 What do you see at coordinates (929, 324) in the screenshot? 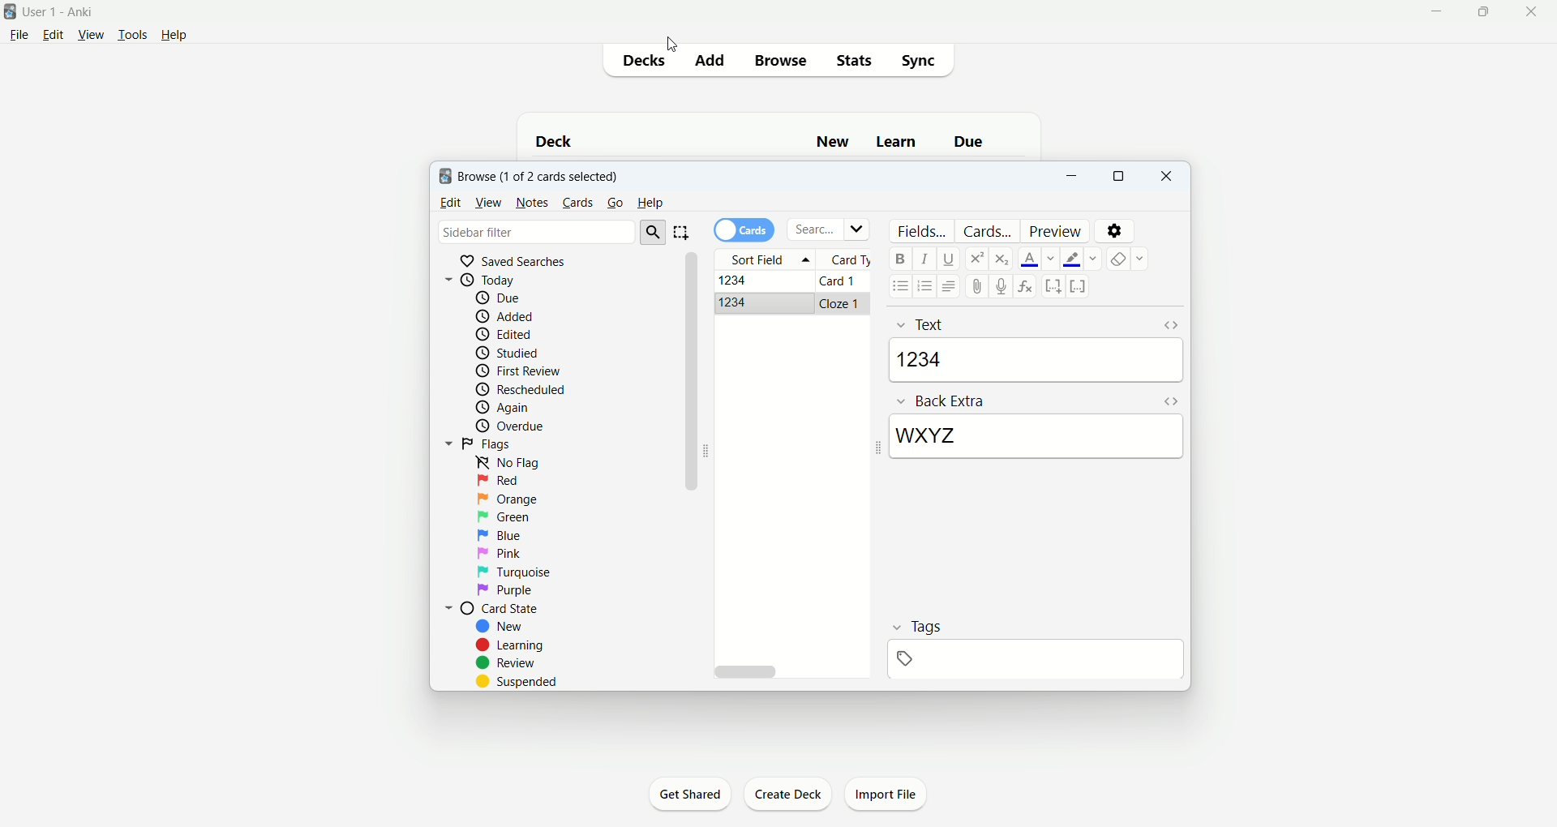
I see `Front` at bounding box center [929, 324].